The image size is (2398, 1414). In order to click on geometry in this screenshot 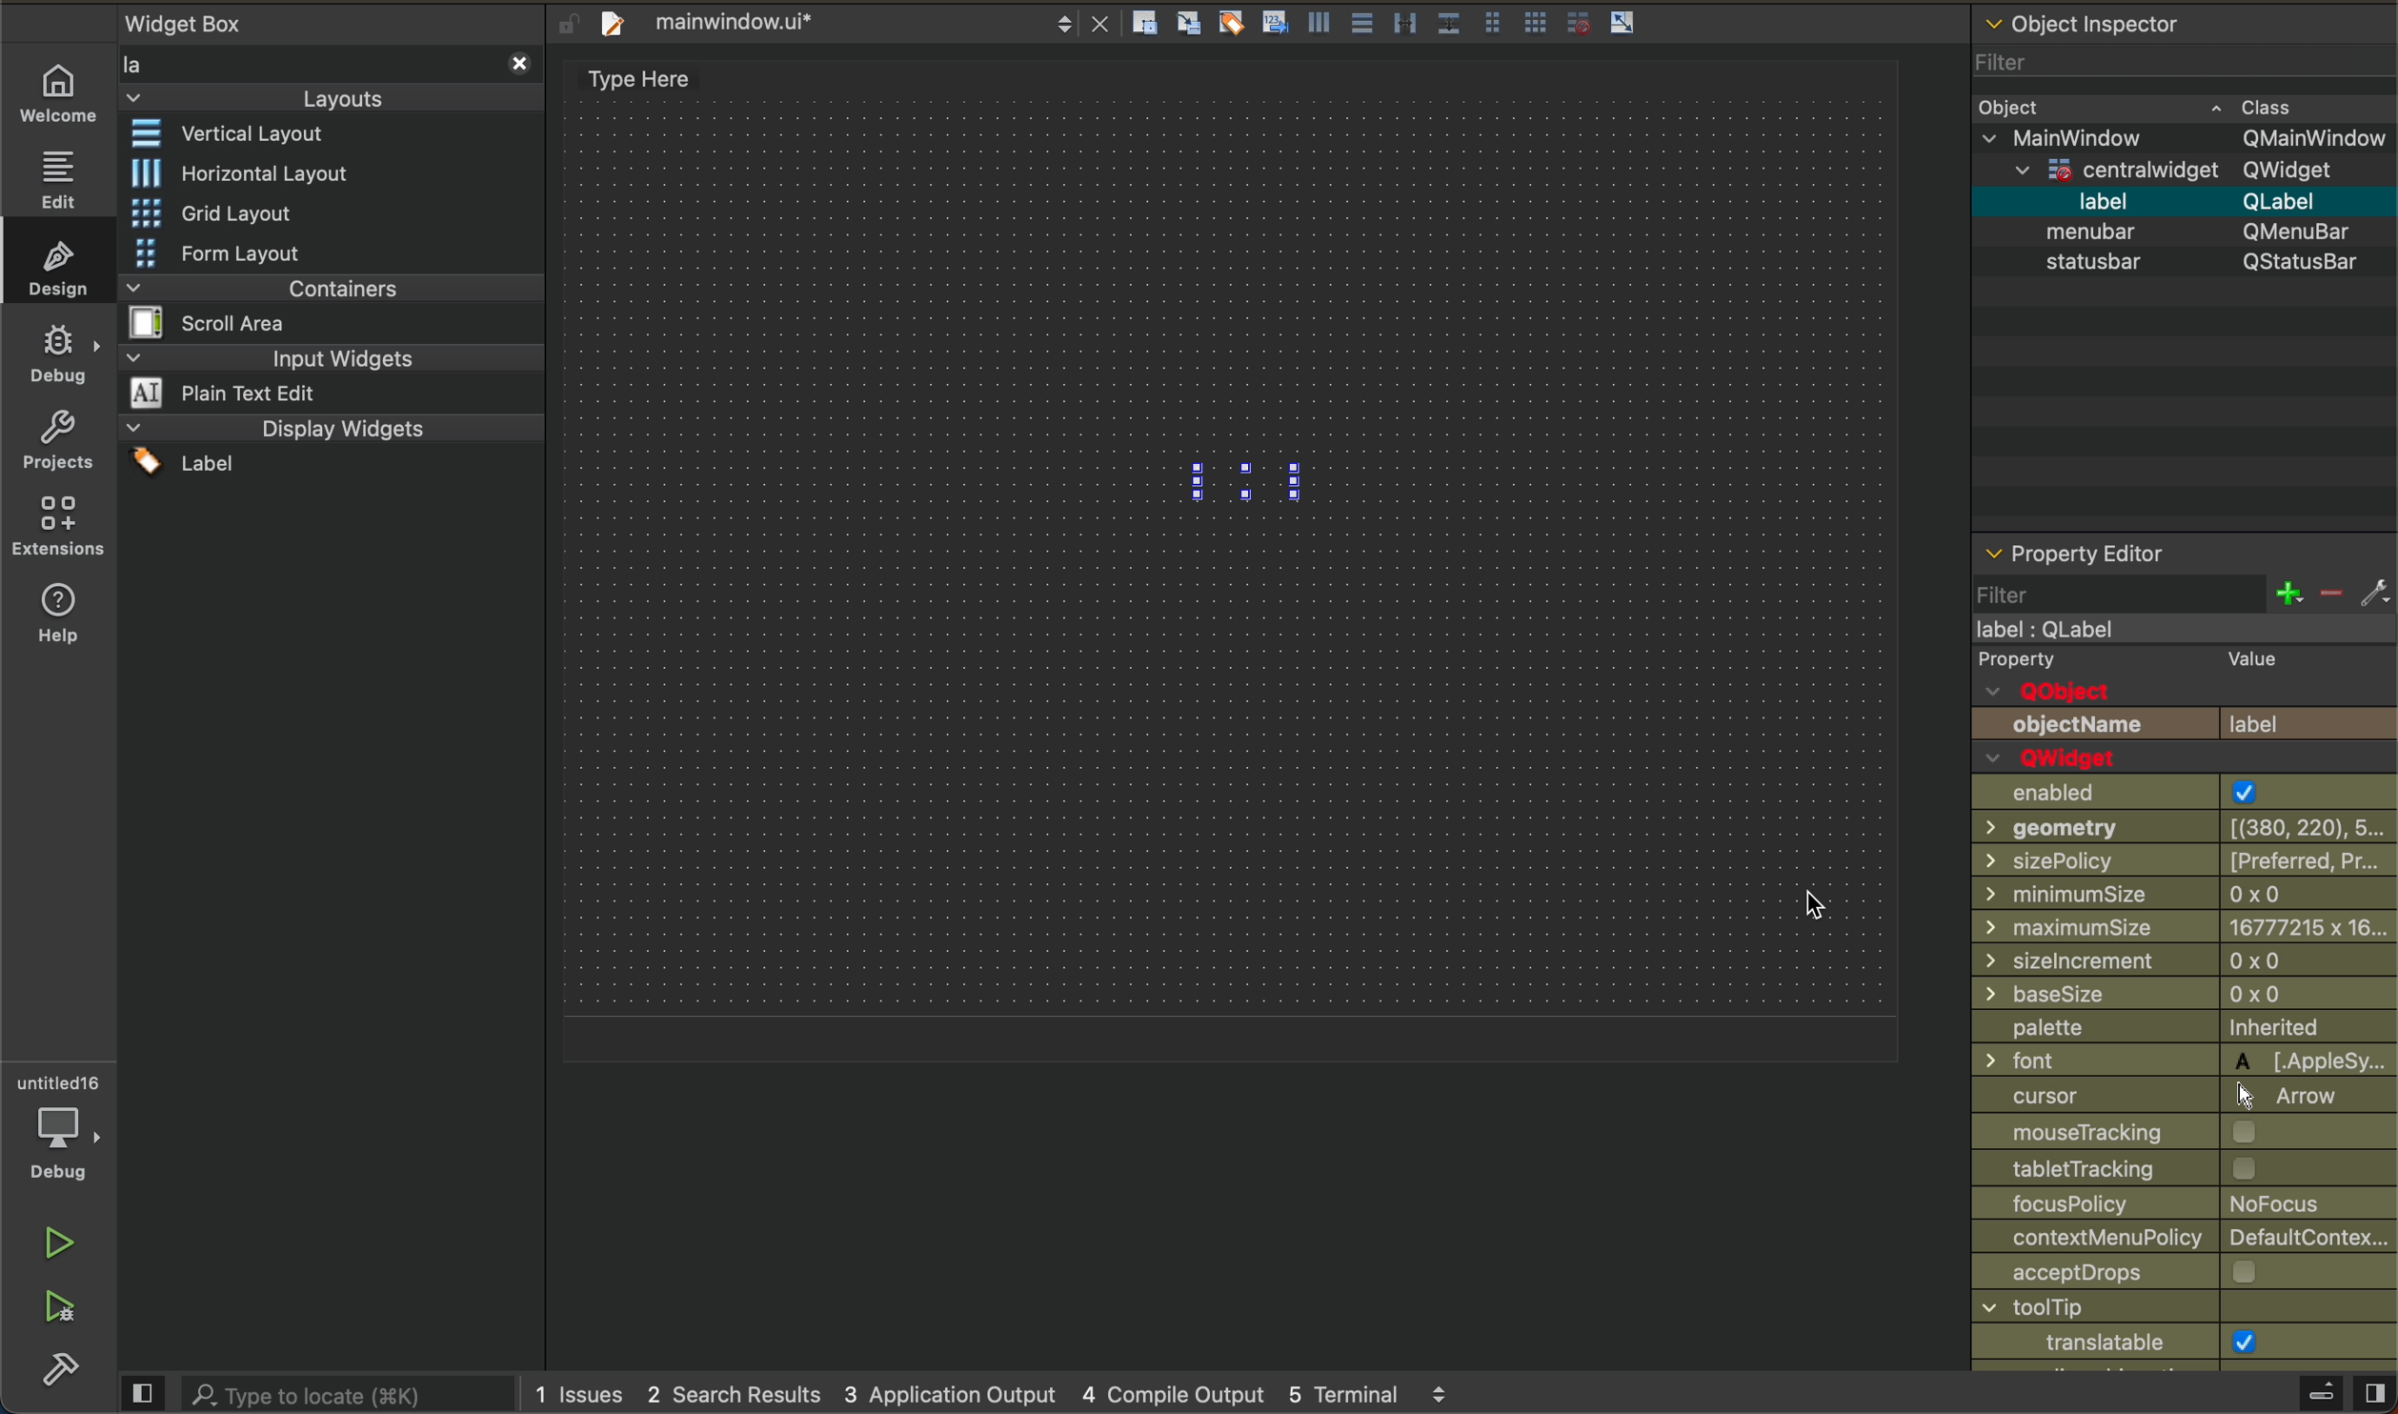, I will do `click(2179, 829)`.